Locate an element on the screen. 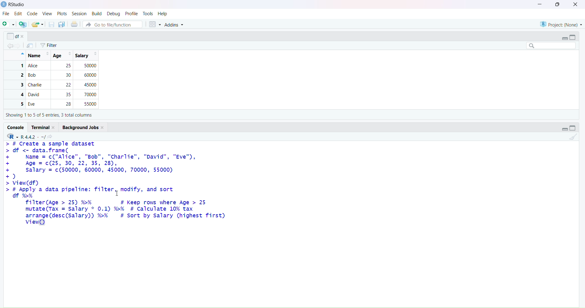 The image size is (585, 308). Showing 1to 5 of 5 entries, 3 total columns is located at coordinates (49, 116).